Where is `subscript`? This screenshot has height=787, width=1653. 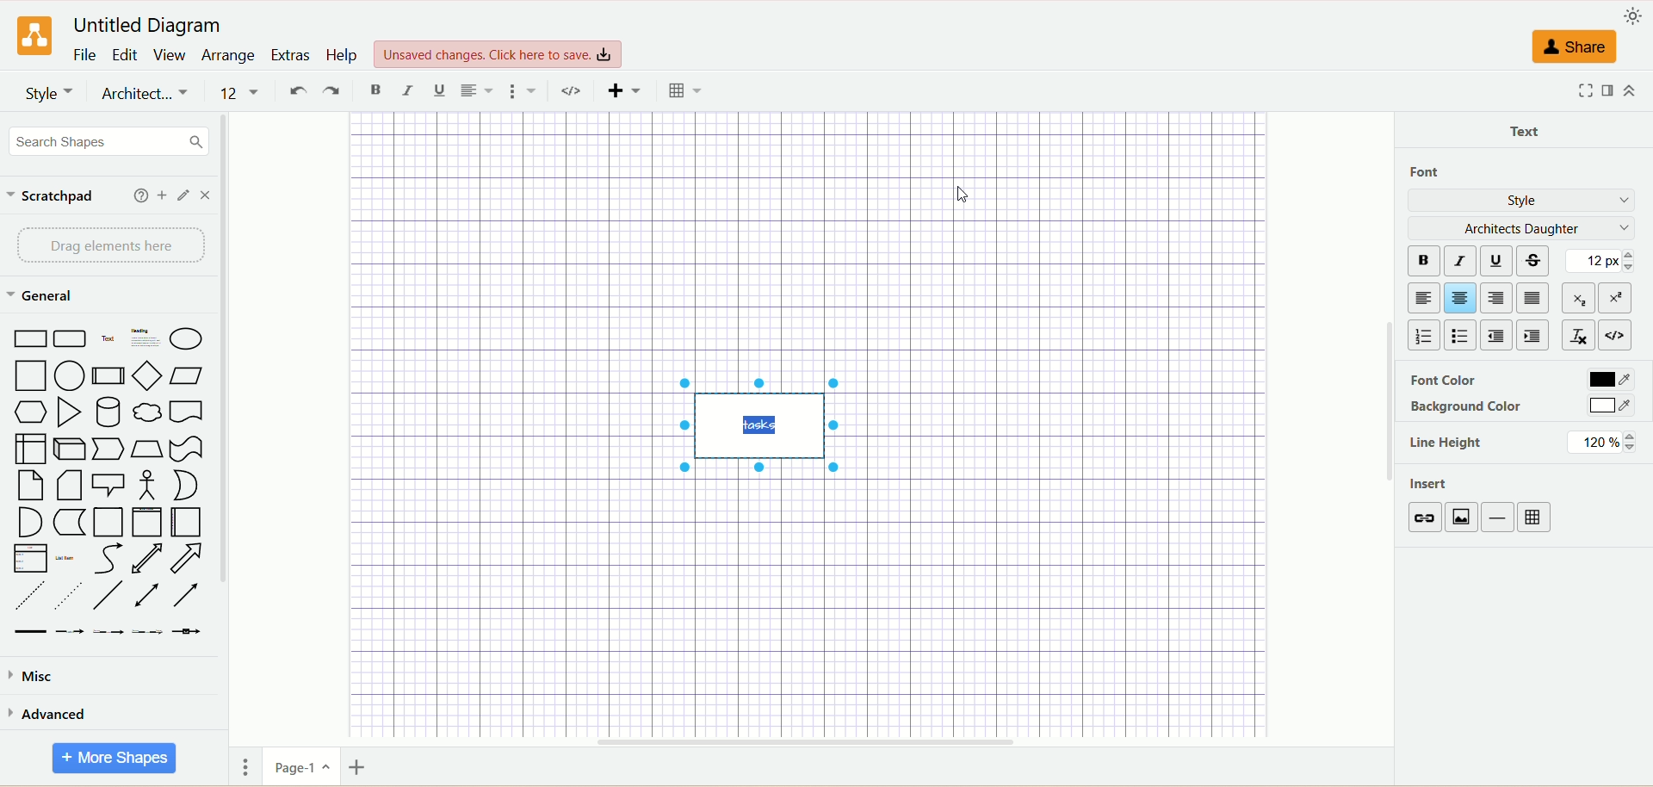
subscript is located at coordinates (1578, 296).